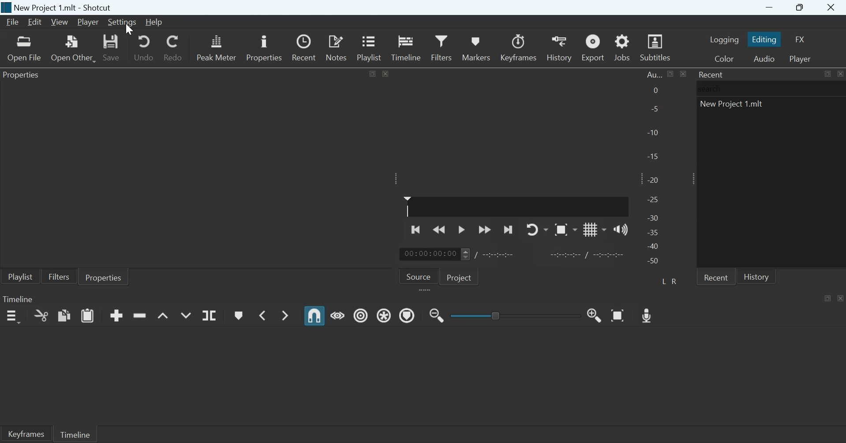 The image size is (846, 443). I want to click on Help, so click(153, 22).